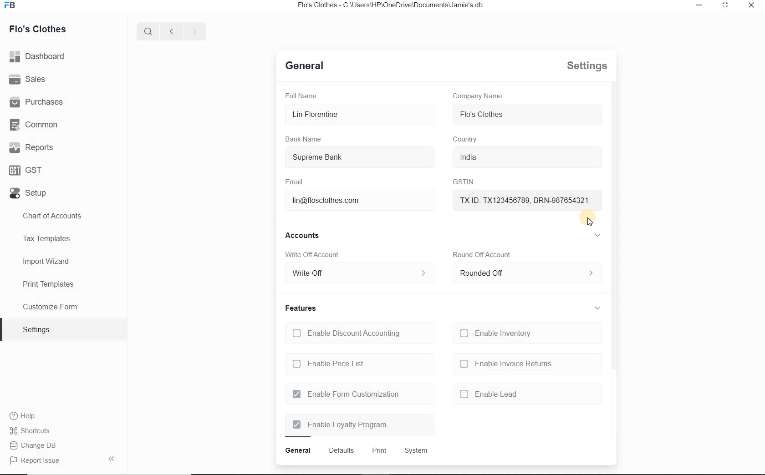 This screenshot has height=475, width=765. What do you see at coordinates (482, 114) in the screenshot?
I see `flo's clothes` at bounding box center [482, 114].